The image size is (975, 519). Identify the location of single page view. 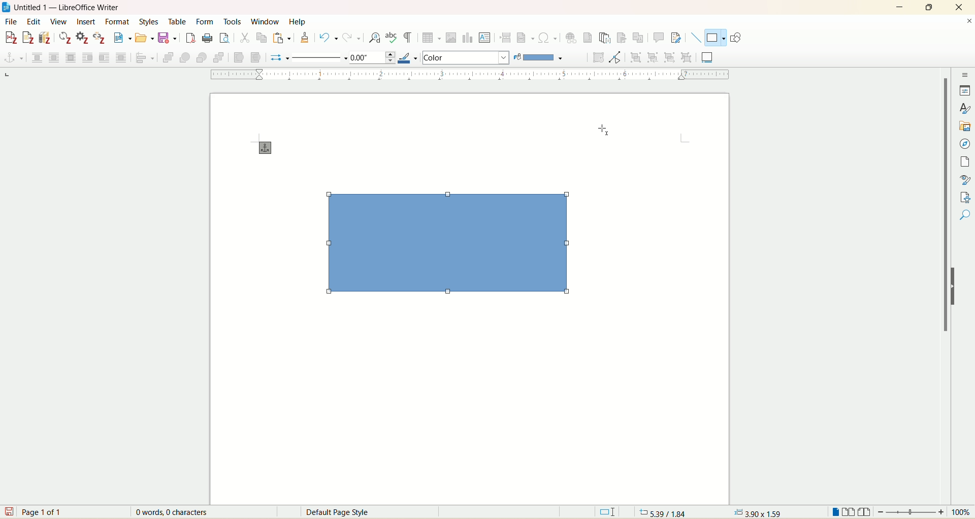
(835, 511).